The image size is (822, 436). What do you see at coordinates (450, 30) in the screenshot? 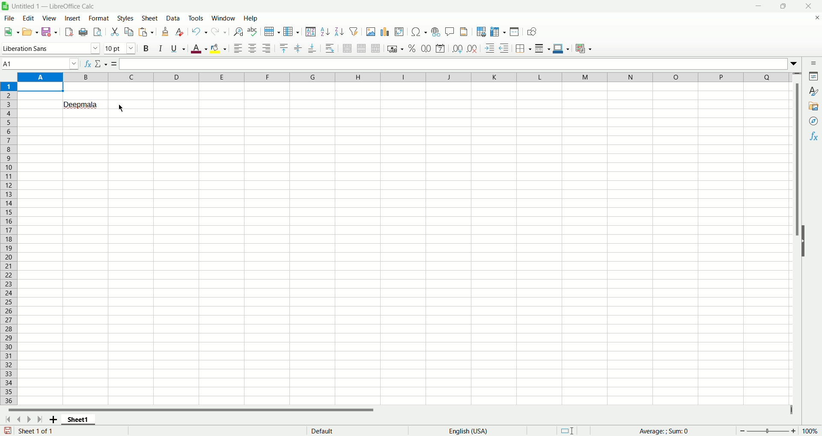
I see `Insert comment` at bounding box center [450, 30].